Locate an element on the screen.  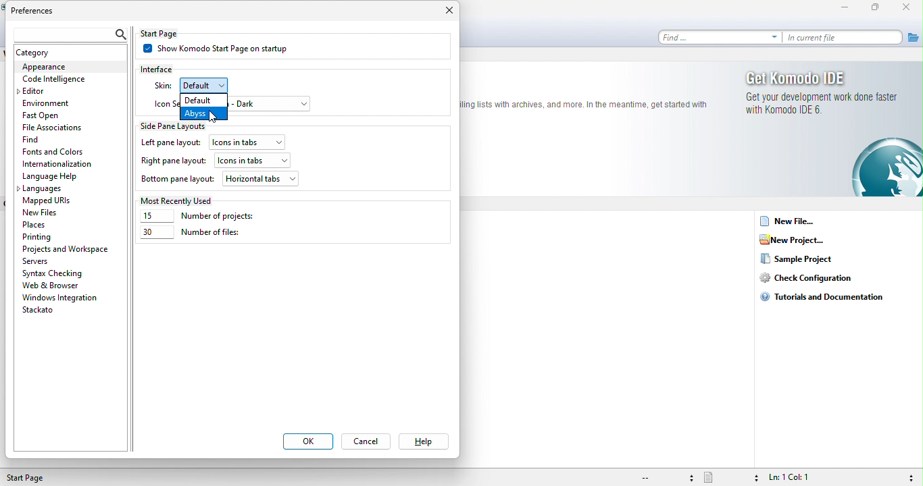
sample project is located at coordinates (808, 260).